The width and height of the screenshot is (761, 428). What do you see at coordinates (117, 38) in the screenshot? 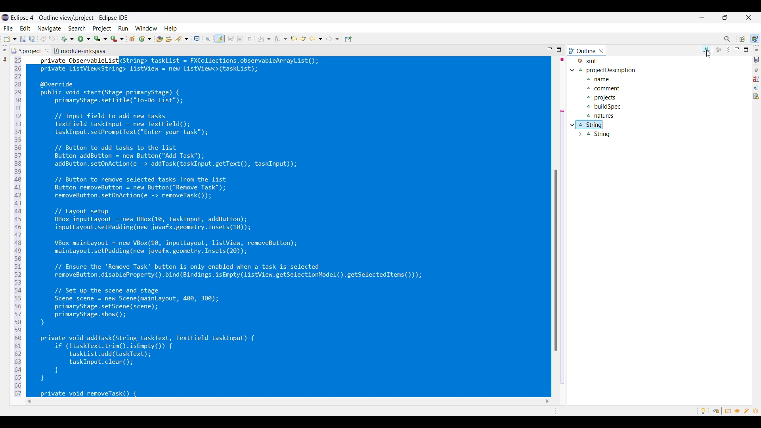
I see `Run last tool options` at bounding box center [117, 38].